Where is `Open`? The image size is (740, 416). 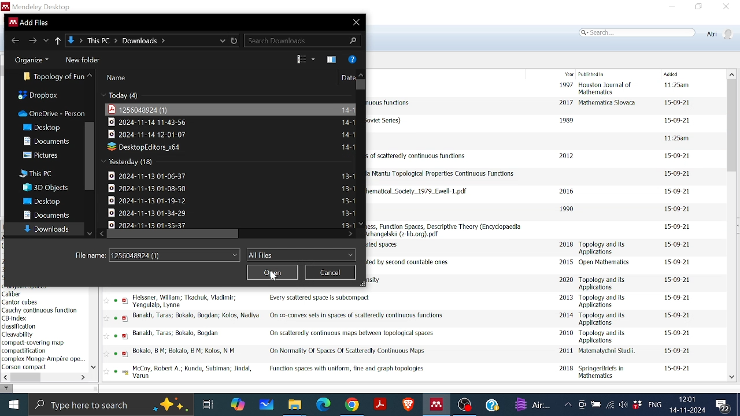
Open is located at coordinates (272, 272).